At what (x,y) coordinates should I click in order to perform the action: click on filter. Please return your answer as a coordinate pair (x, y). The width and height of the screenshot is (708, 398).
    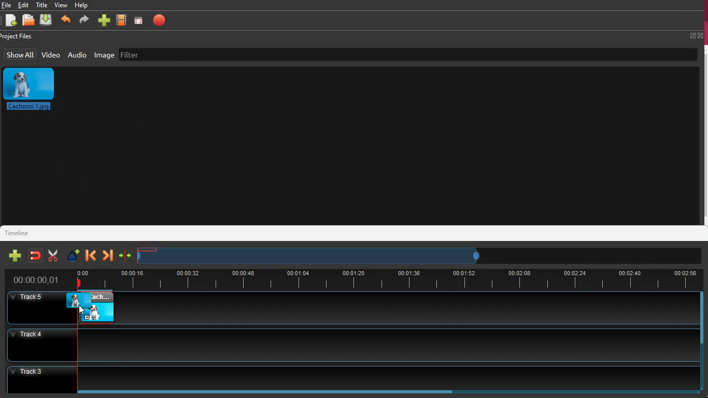
    Looking at the image, I should click on (135, 54).